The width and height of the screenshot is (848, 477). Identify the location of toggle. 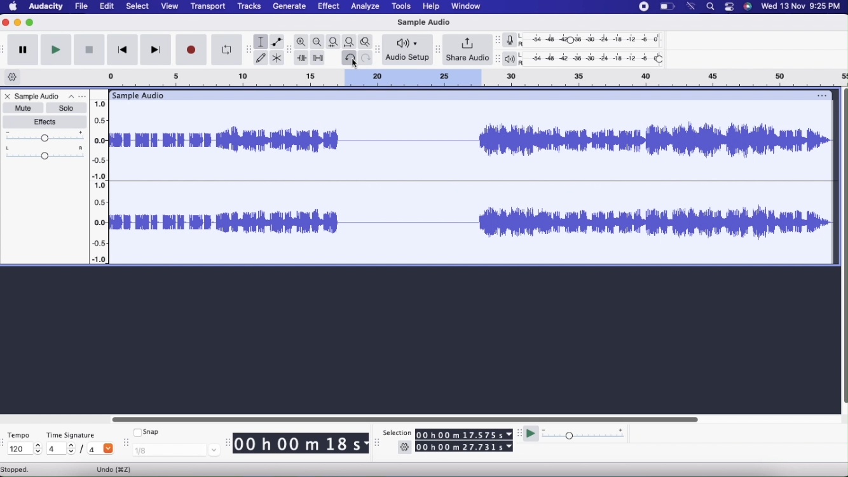
(728, 7).